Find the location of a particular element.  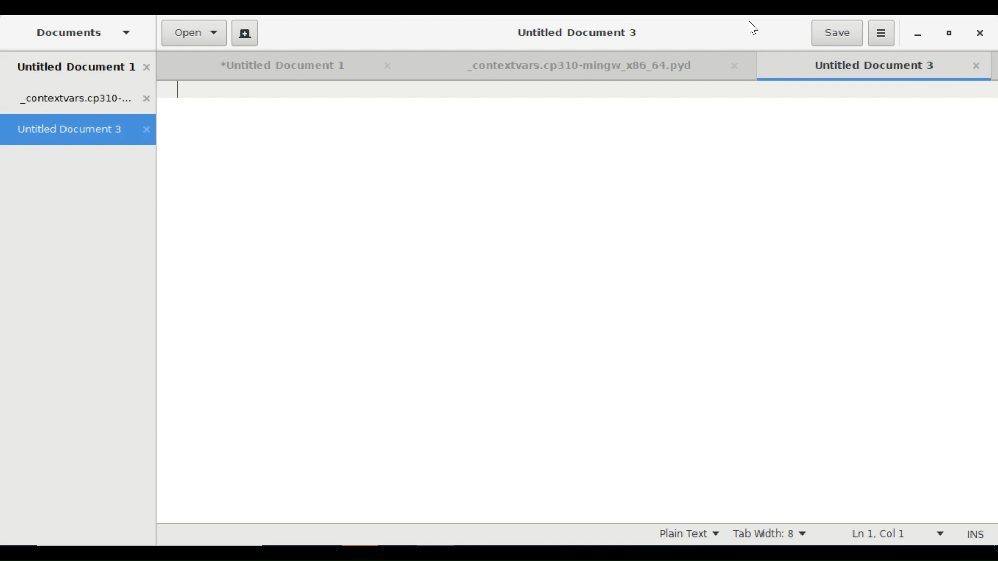

Side Pane is located at coordinates (81, 32).